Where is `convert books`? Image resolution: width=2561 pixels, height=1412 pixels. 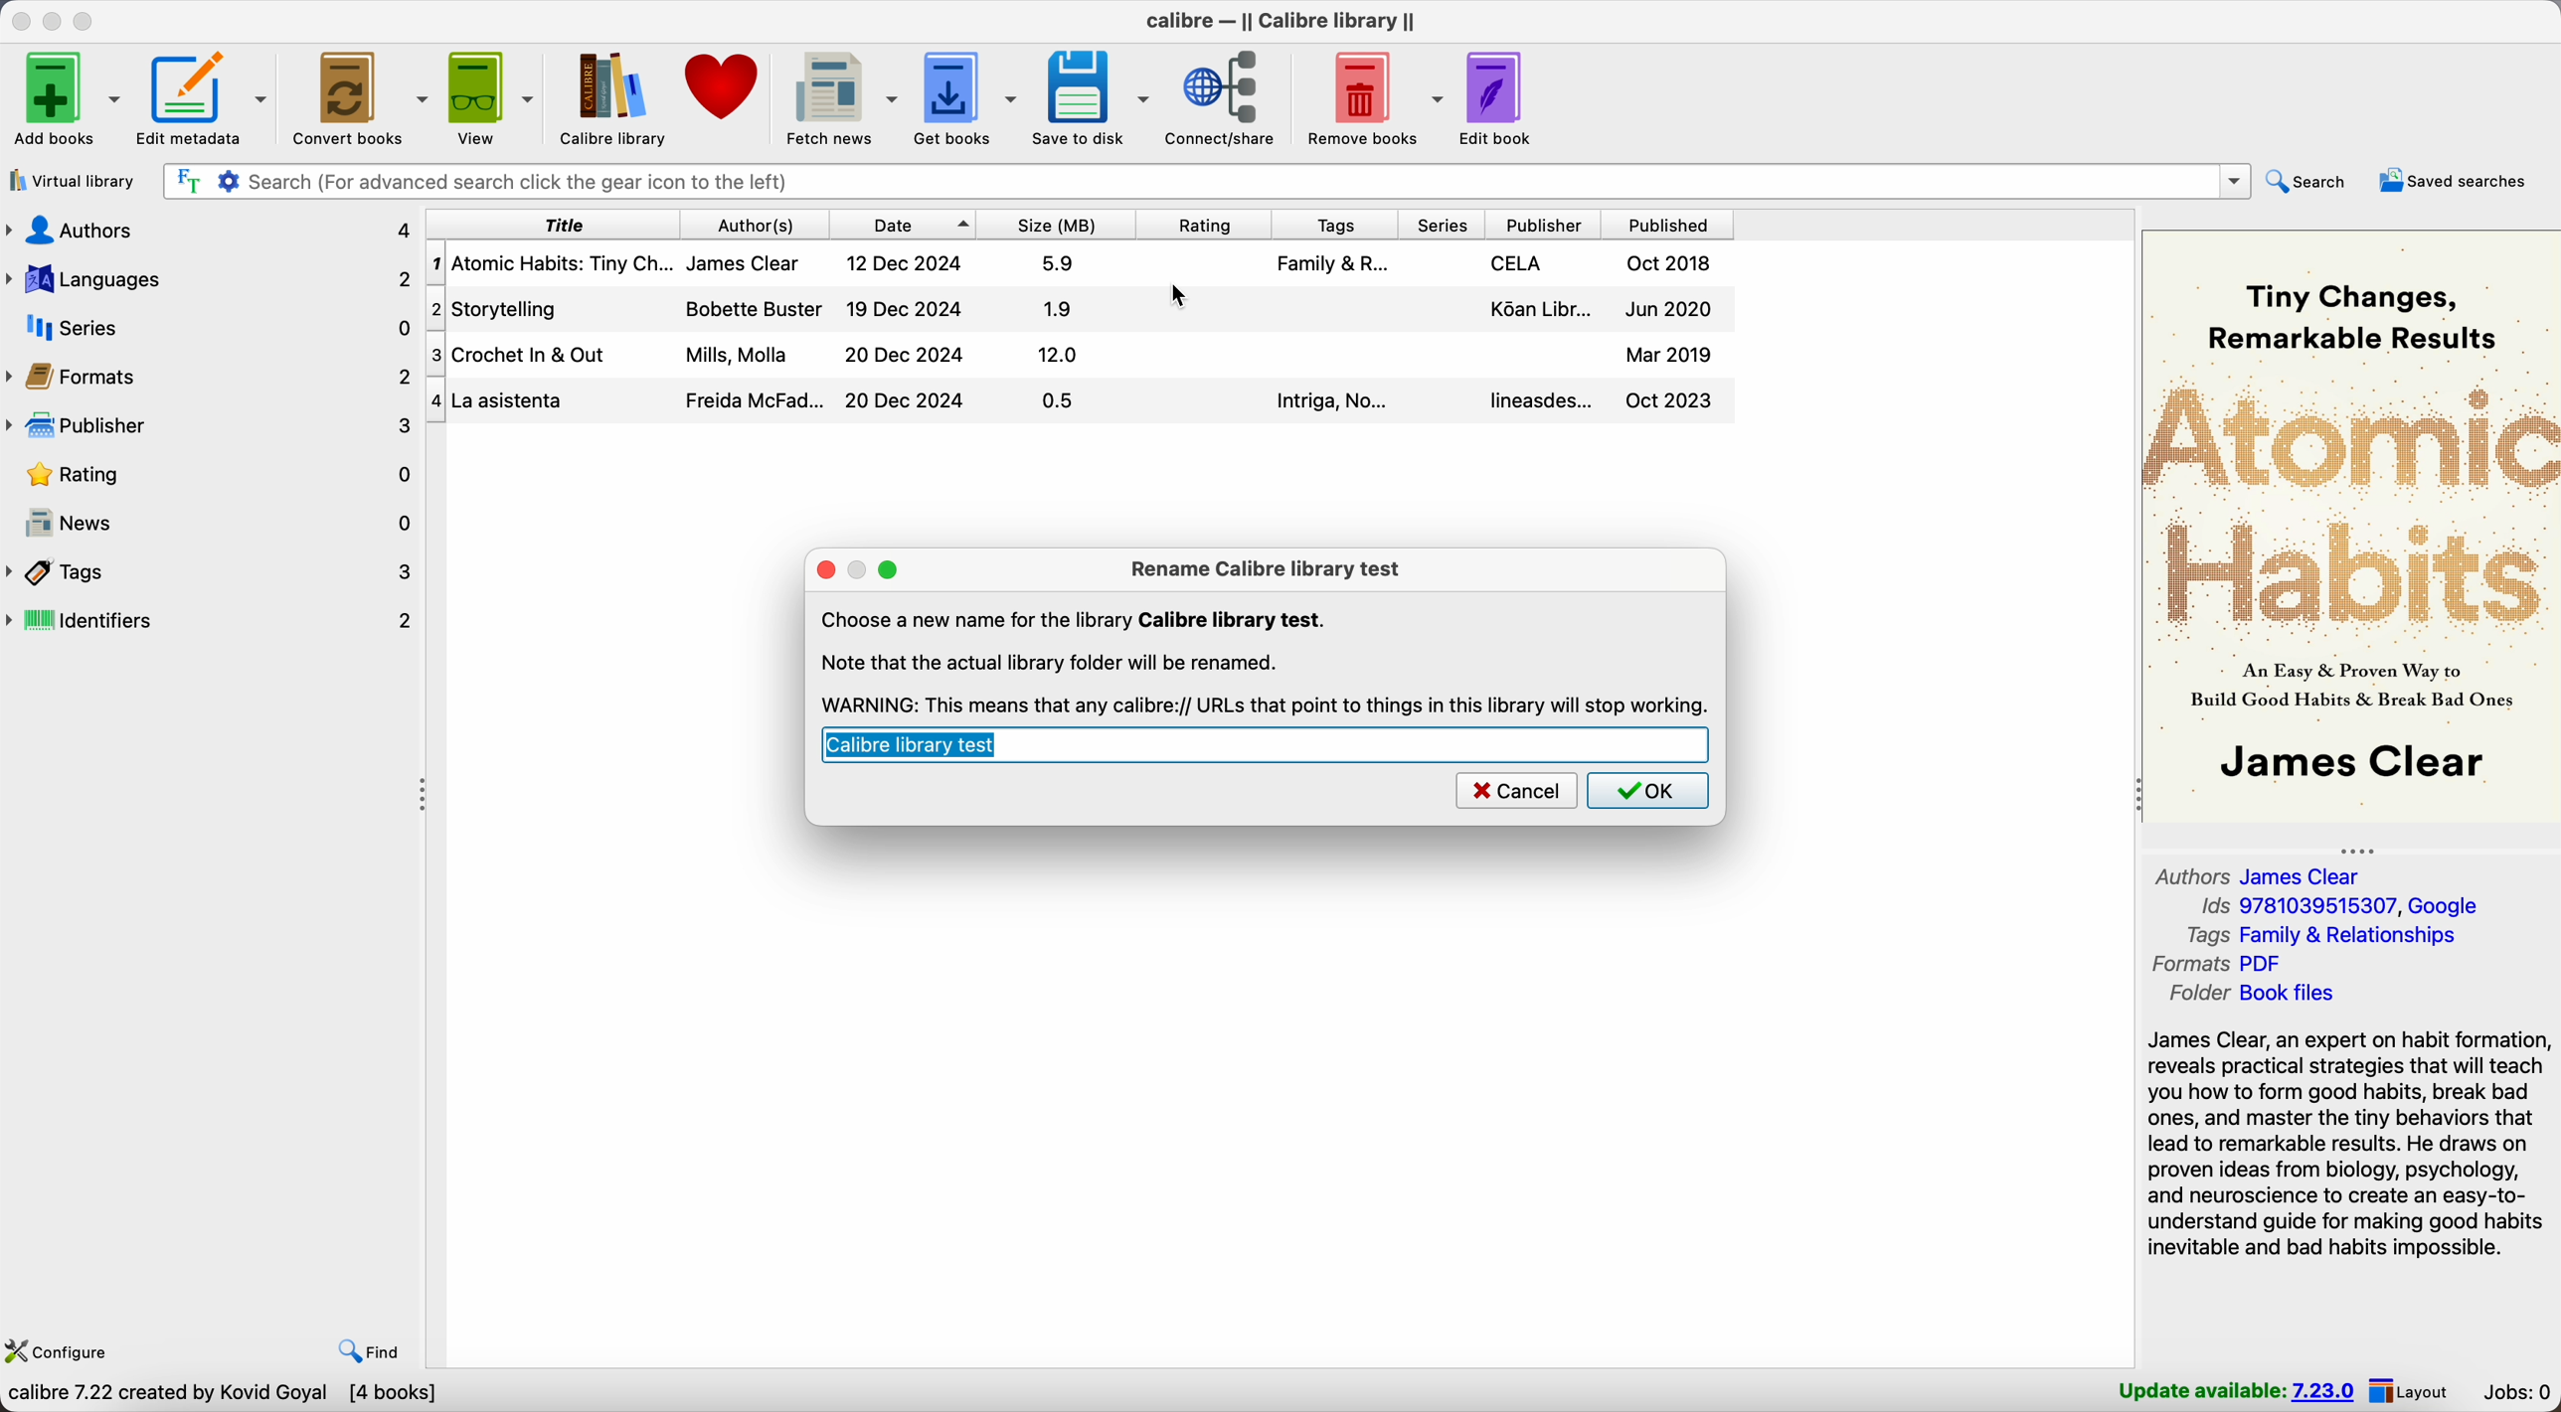
convert books is located at coordinates (360, 97).